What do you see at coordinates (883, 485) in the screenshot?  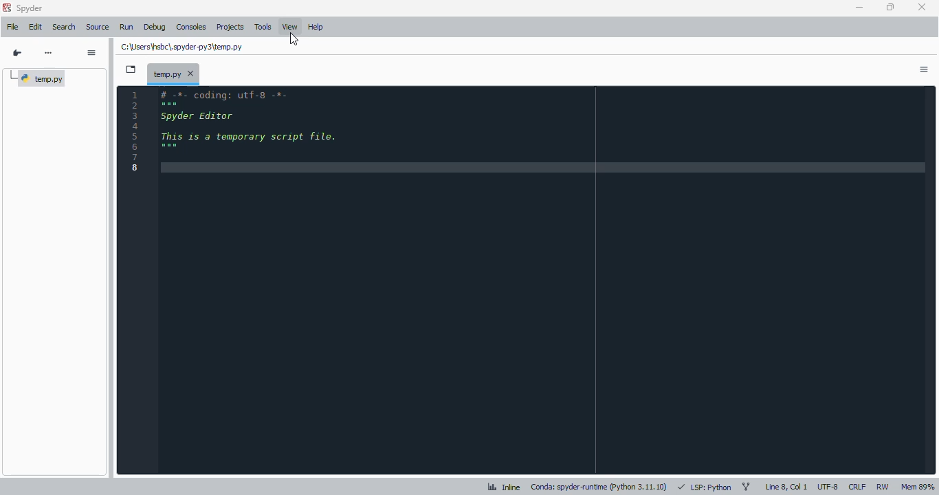 I see `RW` at bounding box center [883, 485].